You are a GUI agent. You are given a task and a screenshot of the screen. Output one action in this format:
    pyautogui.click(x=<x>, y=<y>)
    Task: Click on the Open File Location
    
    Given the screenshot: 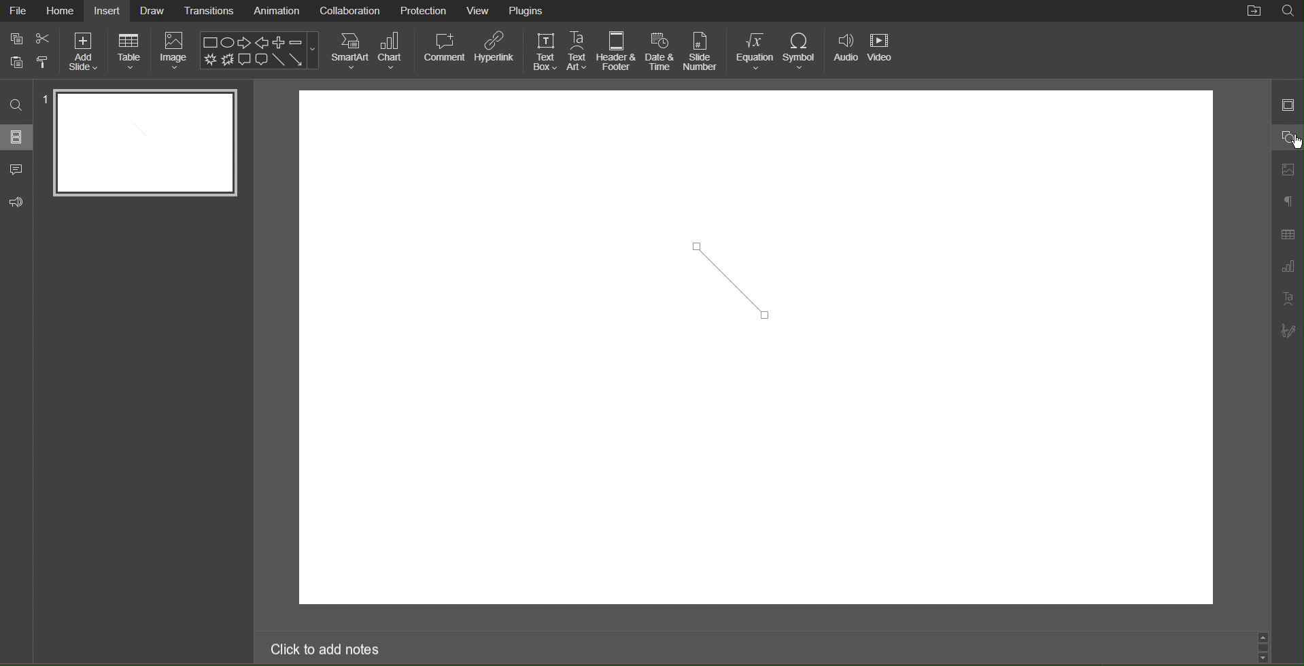 What is the action you would take?
    pyautogui.click(x=1254, y=12)
    